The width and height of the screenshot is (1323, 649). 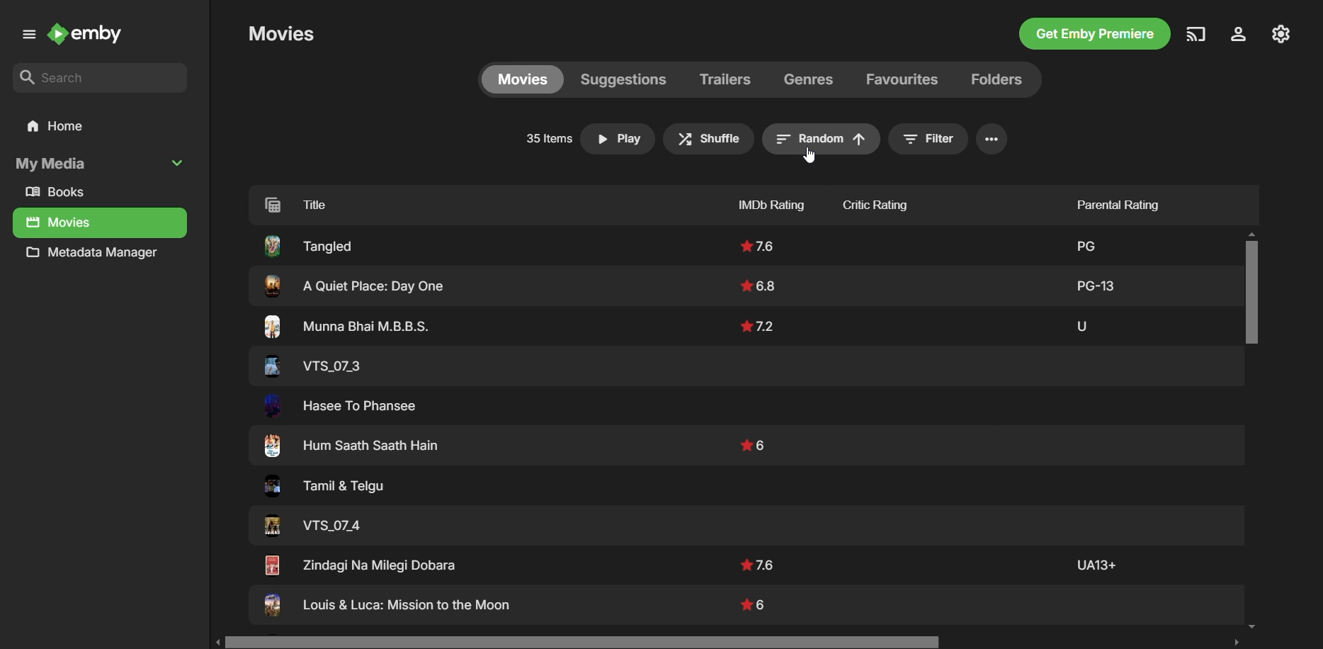 I want to click on Genres, so click(x=812, y=79).